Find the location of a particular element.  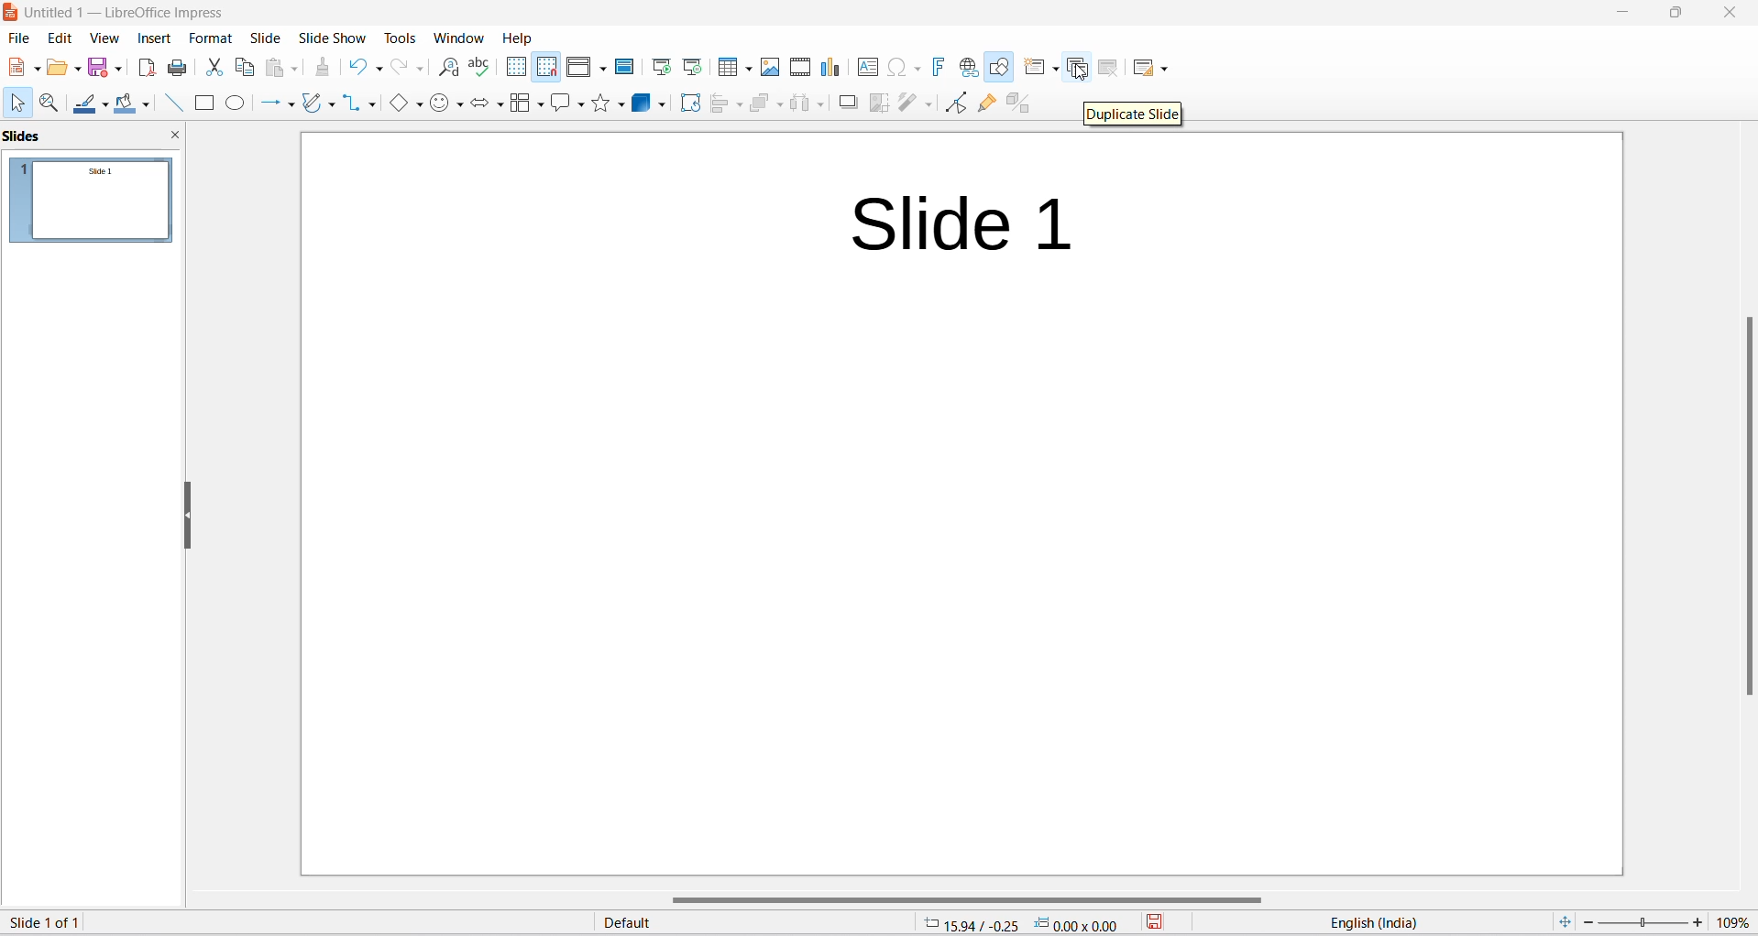

display view is located at coordinates (587, 68).